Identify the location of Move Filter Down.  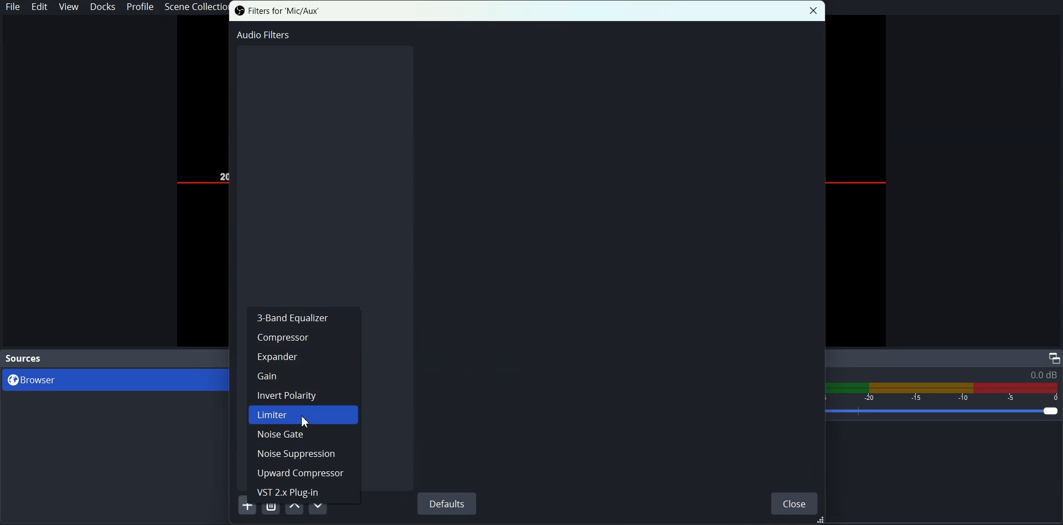
(318, 508).